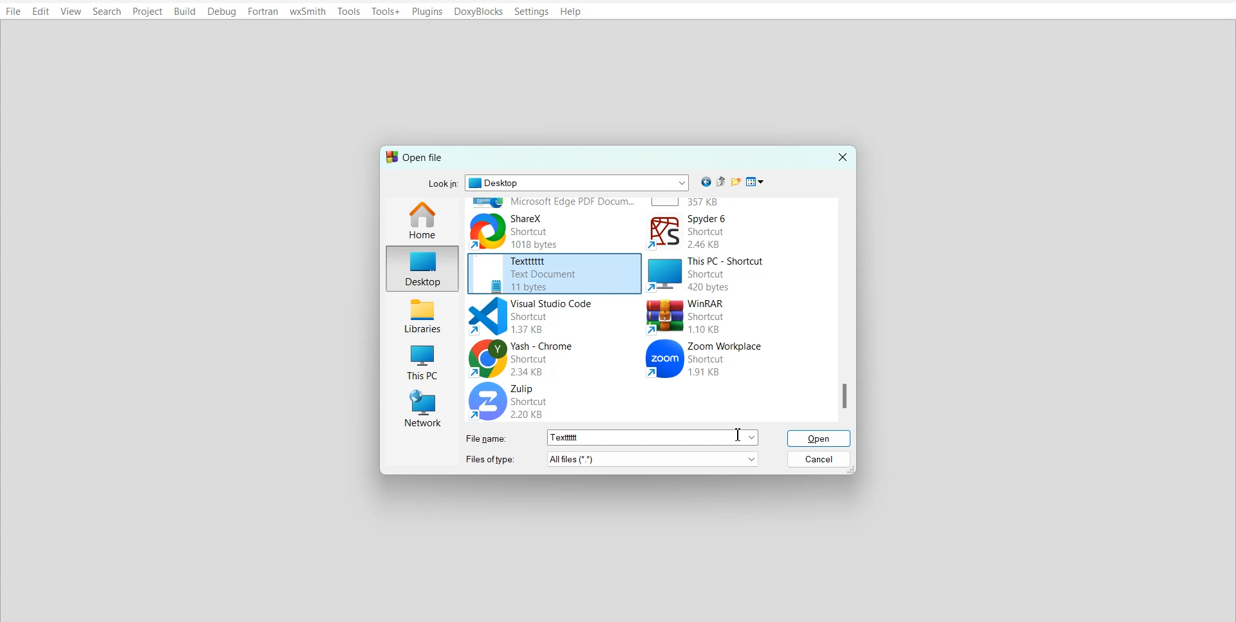 This screenshot has width=1236, height=622. Describe the element at coordinates (820, 460) in the screenshot. I see `Cancel` at that location.